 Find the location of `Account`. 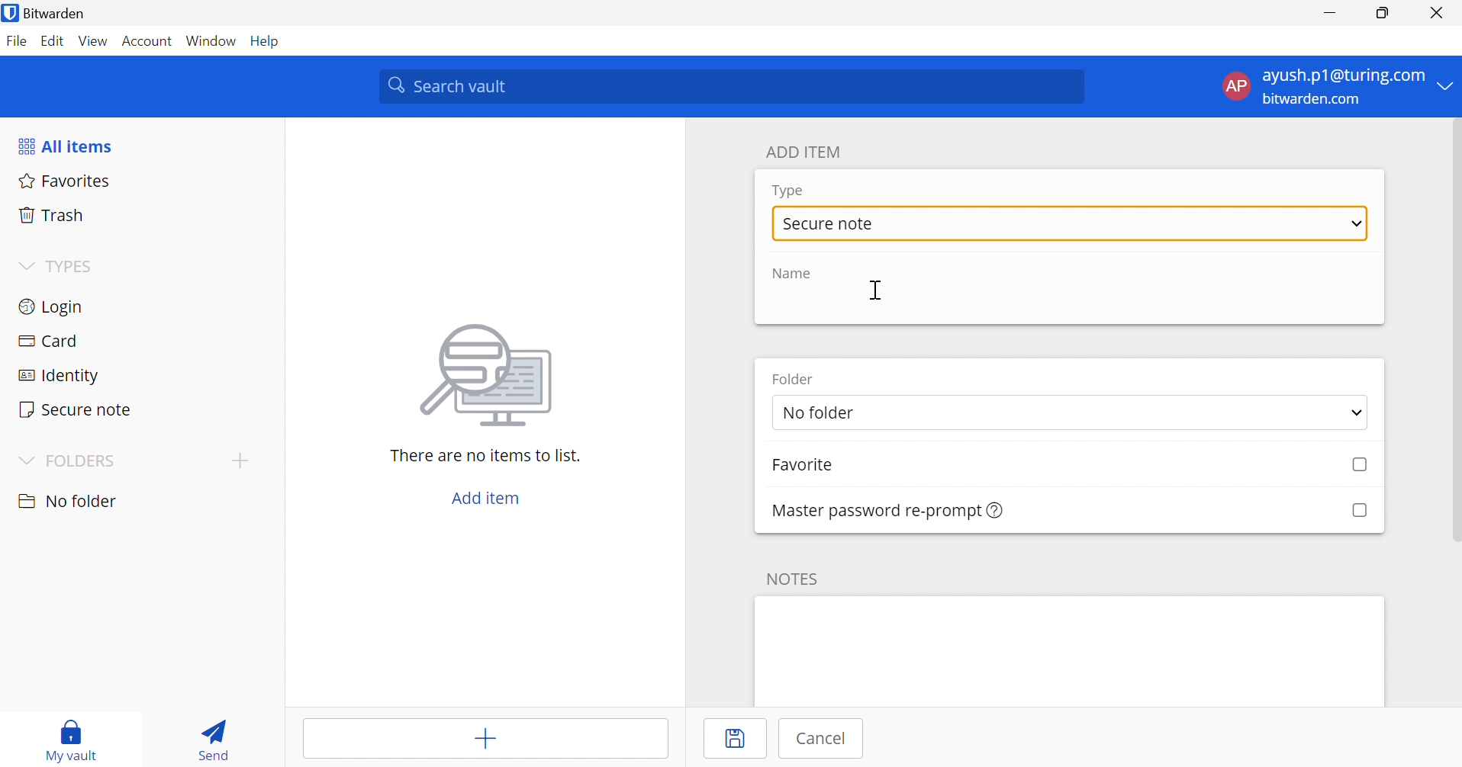

Account is located at coordinates (147, 42).